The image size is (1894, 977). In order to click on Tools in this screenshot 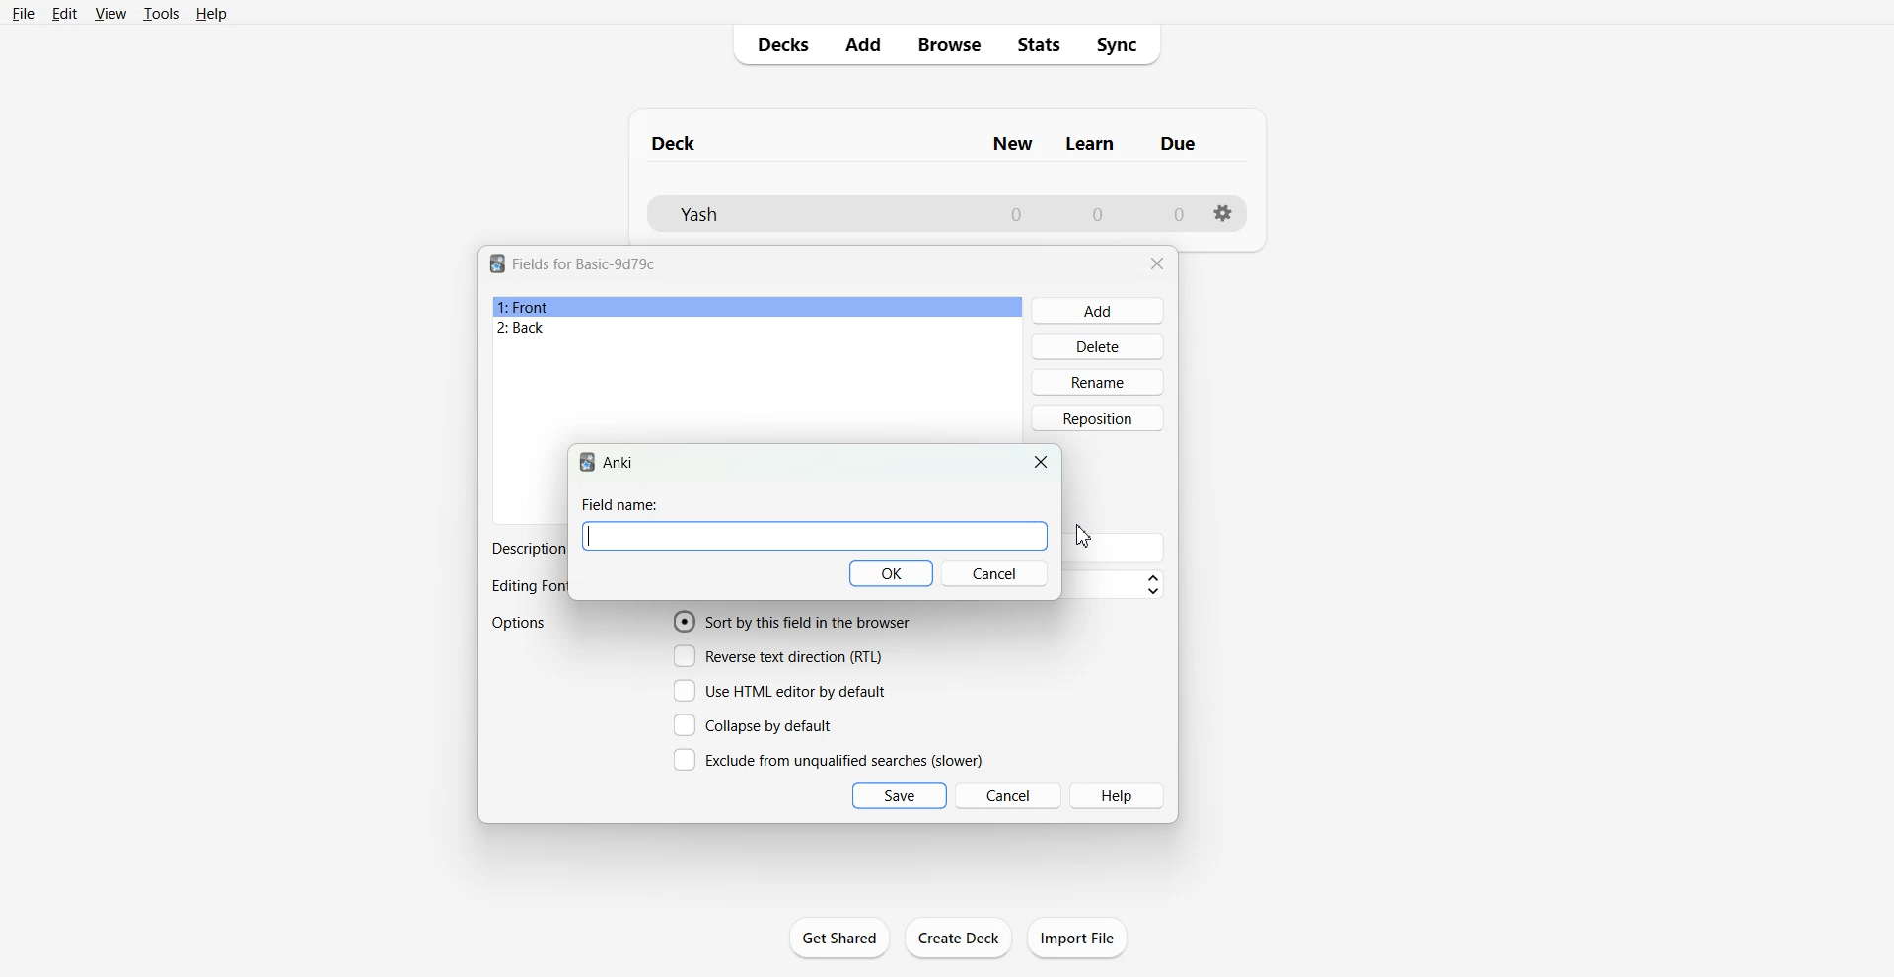, I will do `click(161, 13)`.